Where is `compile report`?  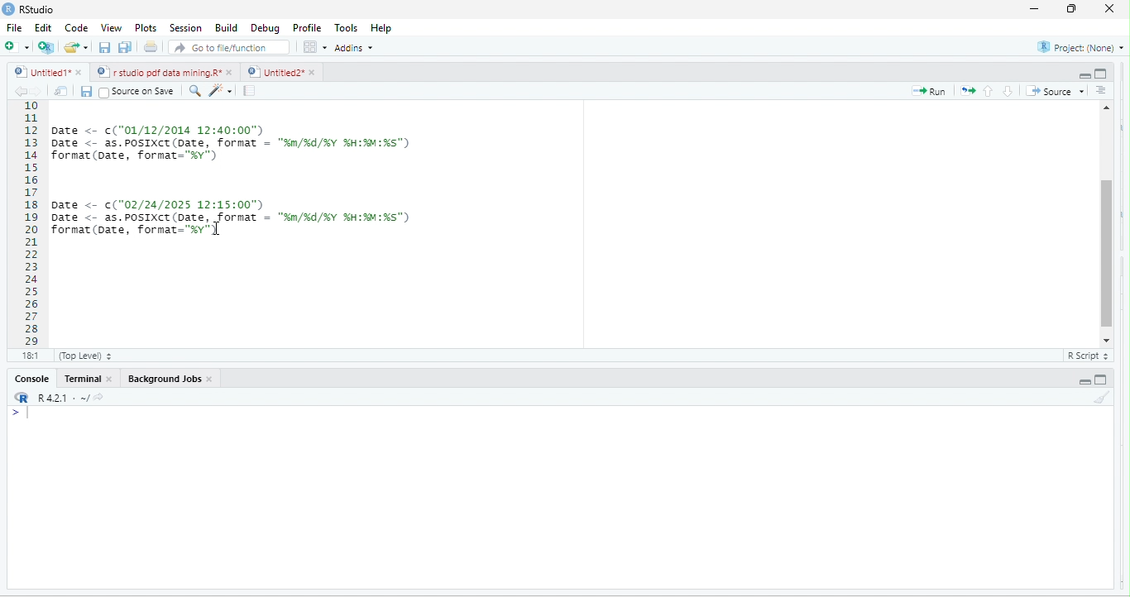
compile report is located at coordinates (251, 90).